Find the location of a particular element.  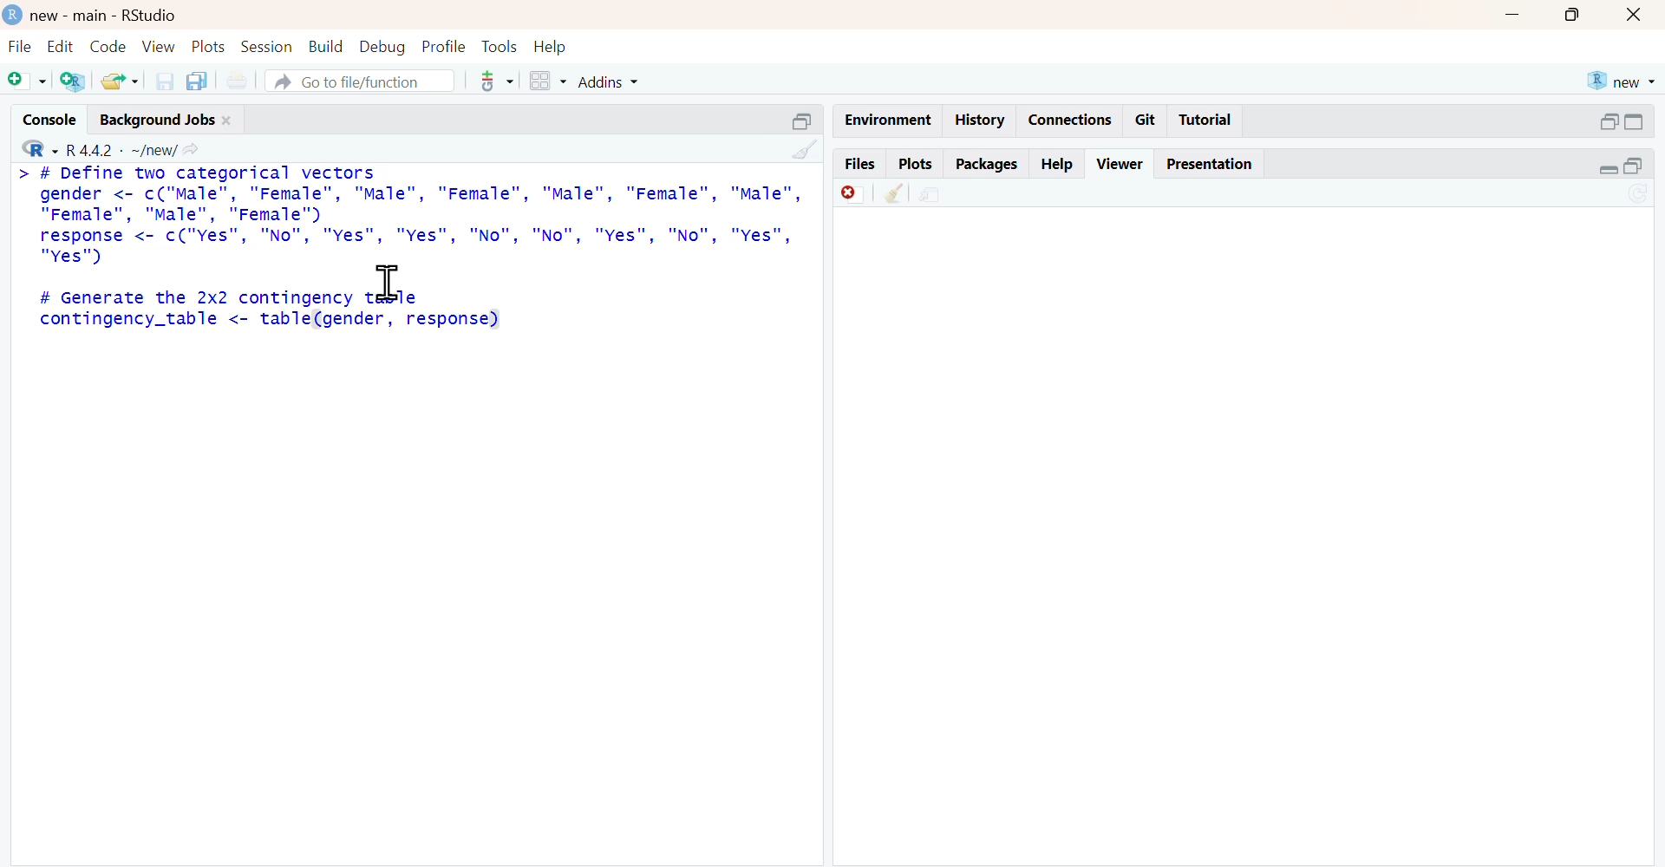

# Generate the 2x2 contingency table contingency_table <- table(gender, response) is located at coordinates (273, 310).